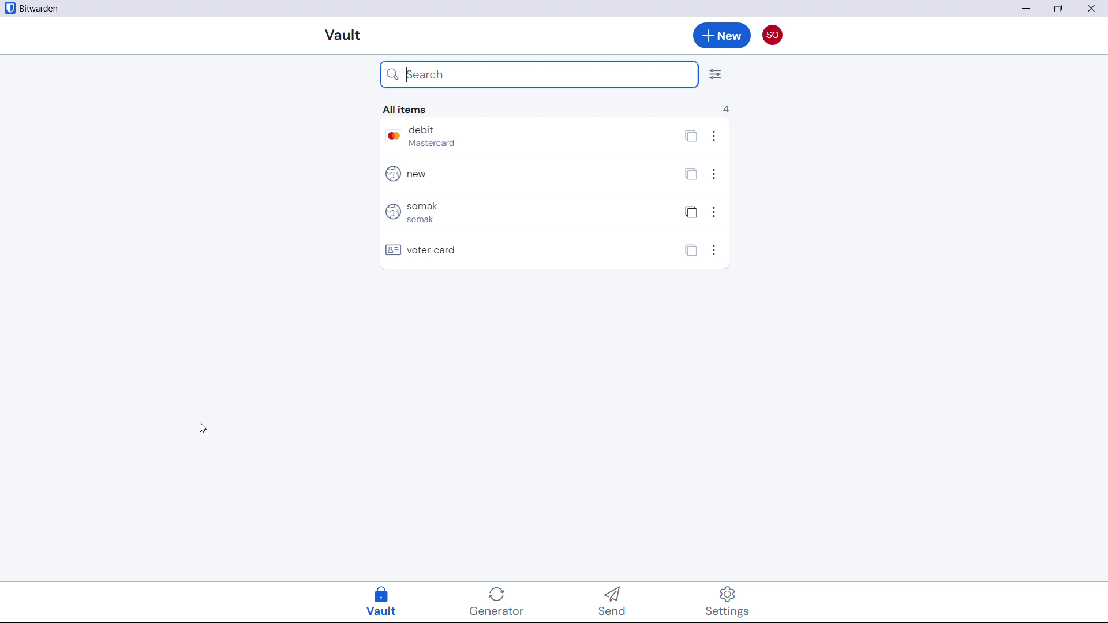  What do you see at coordinates (622, 601) in the screenshot?
I see `Send ` at bounding box center [622, 601].